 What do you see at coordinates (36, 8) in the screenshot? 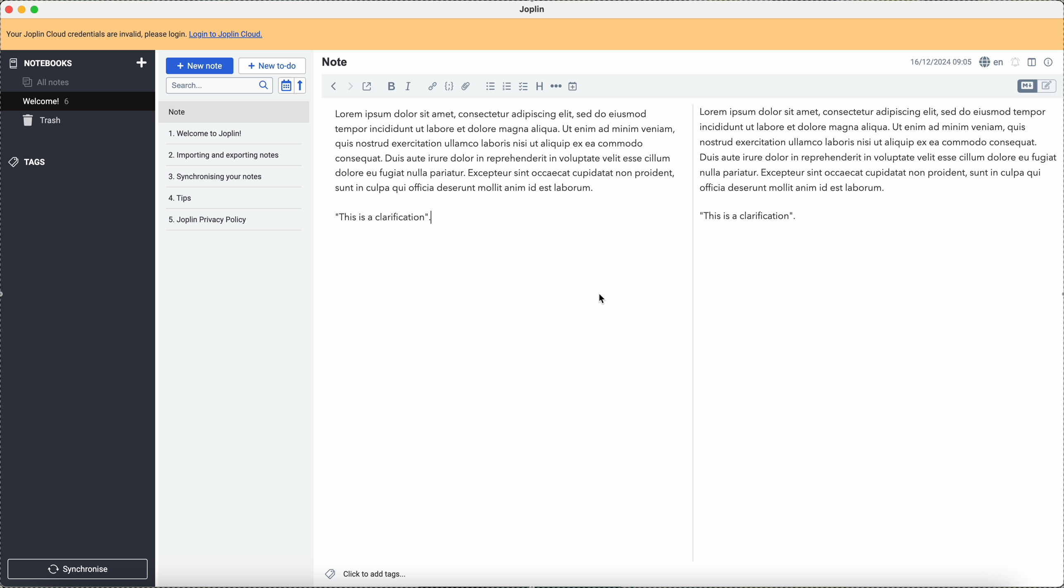
I see `maximize` at bounding box center [36, 8].